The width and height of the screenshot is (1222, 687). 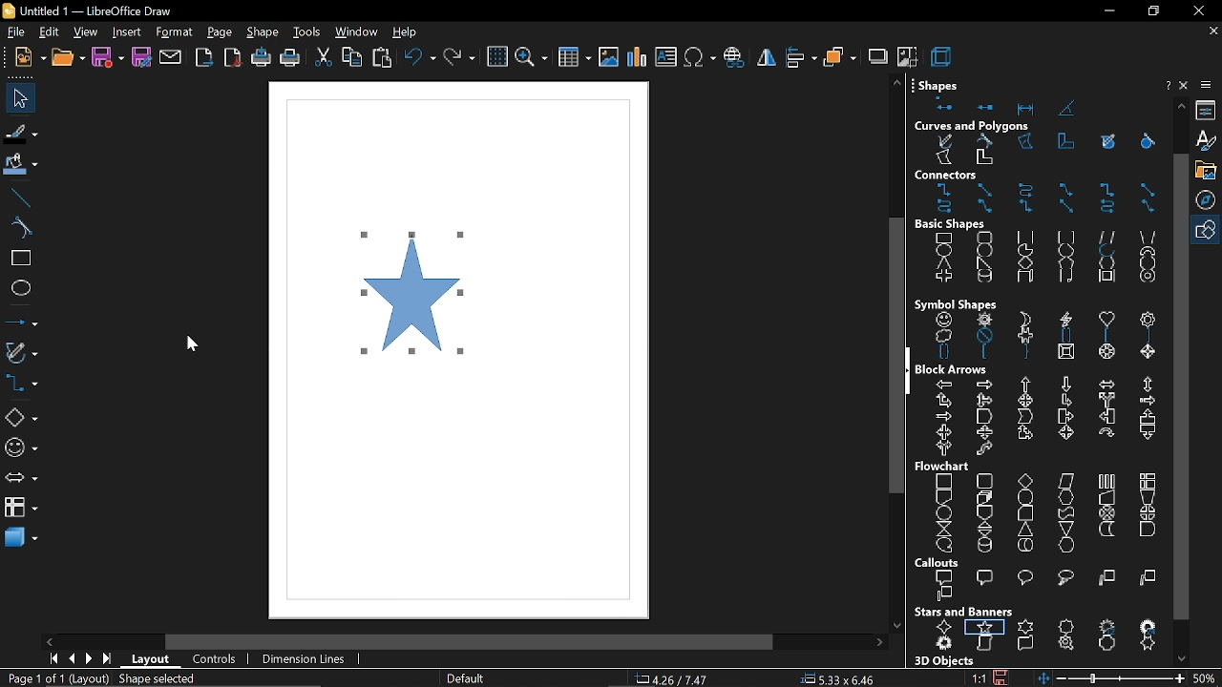 I want to click on copy, so click(x=351, y=58).